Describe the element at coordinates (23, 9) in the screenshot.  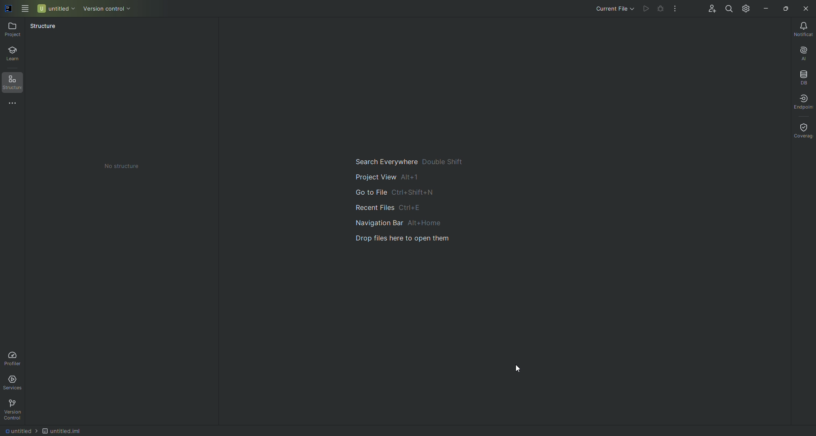
I see `Main Menu` at that location.